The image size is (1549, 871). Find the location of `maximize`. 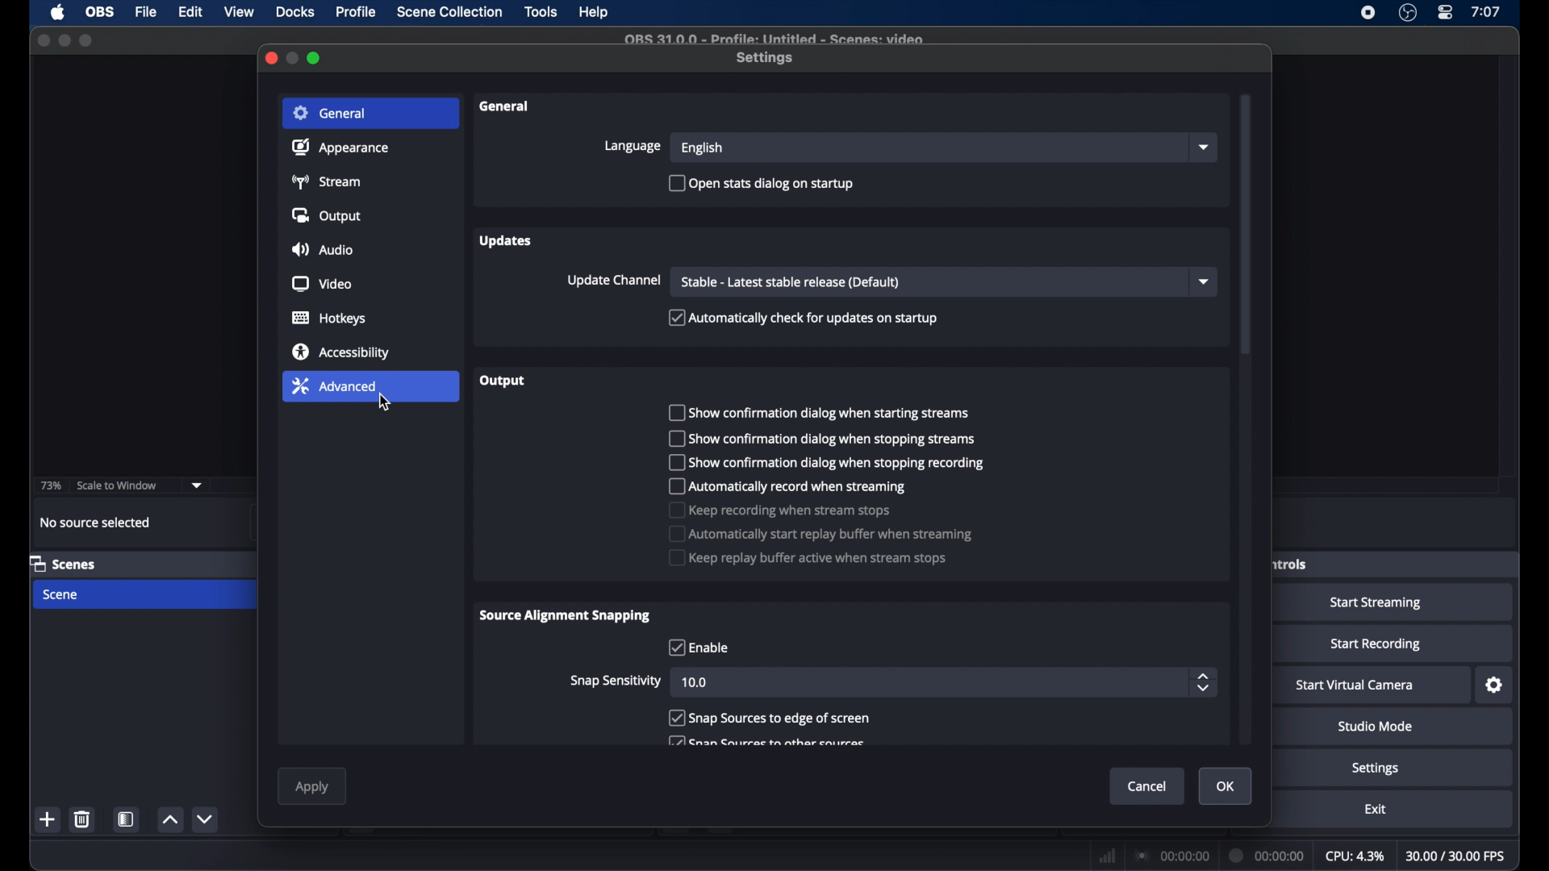

maximize is located at coordinates (315, 58).